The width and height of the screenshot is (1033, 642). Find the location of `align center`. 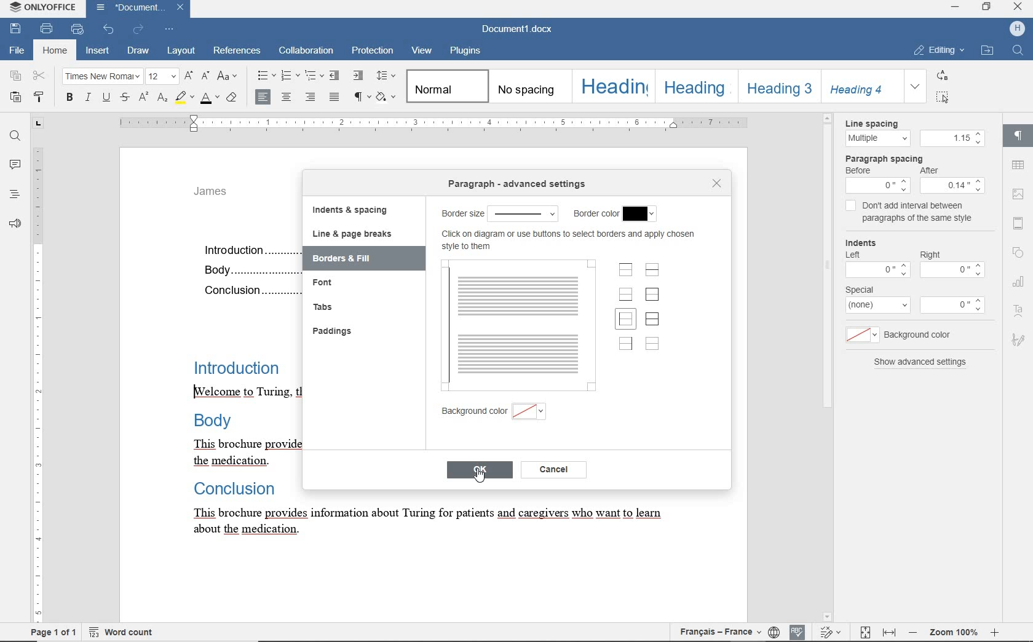

align center is located at coordinates (261, 96).